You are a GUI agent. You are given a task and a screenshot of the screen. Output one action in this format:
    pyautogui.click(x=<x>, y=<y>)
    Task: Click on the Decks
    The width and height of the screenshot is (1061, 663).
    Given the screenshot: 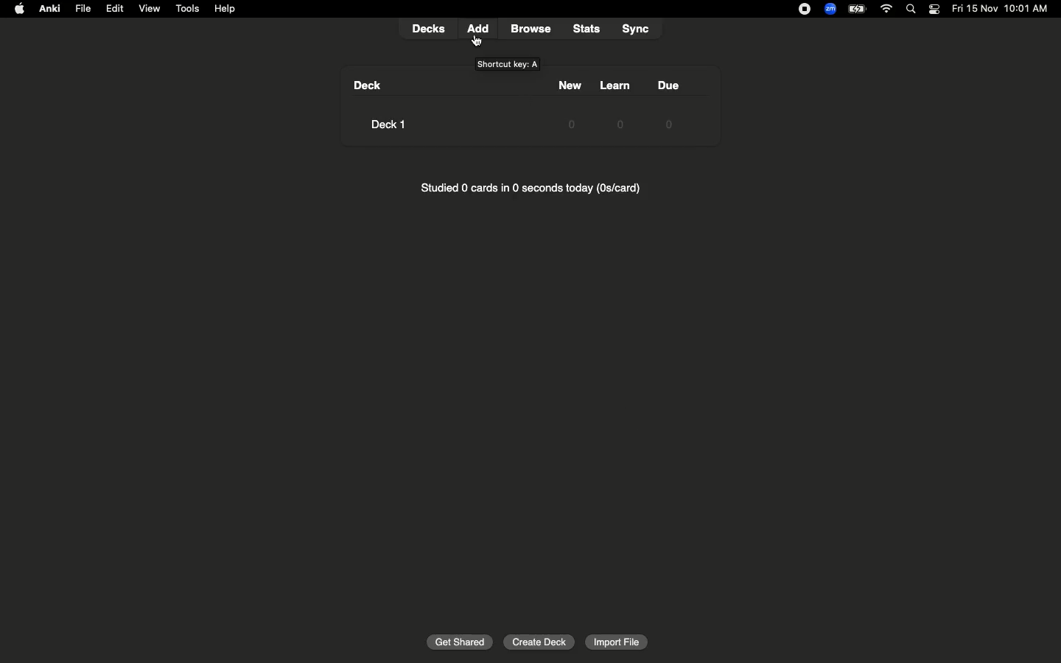 What is the action you would take?
    pyautogui.click(x=430, y=27)
    